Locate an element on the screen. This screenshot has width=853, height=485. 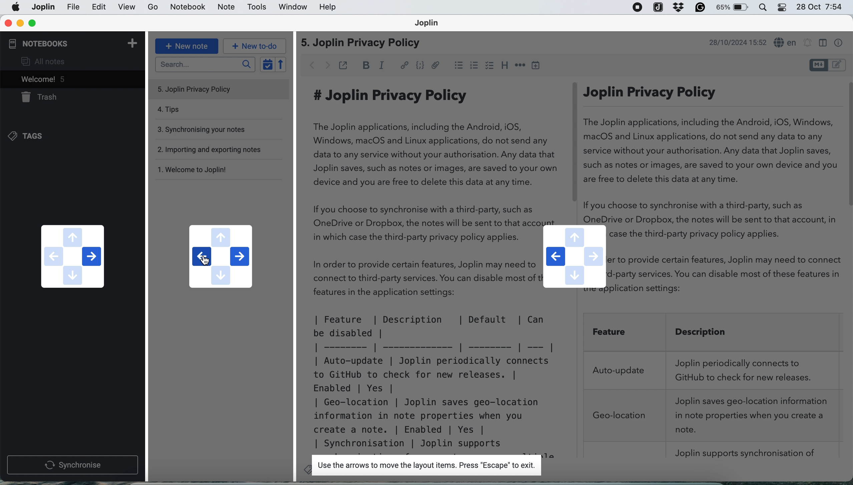
joplin is located at coordinates (74, 7).